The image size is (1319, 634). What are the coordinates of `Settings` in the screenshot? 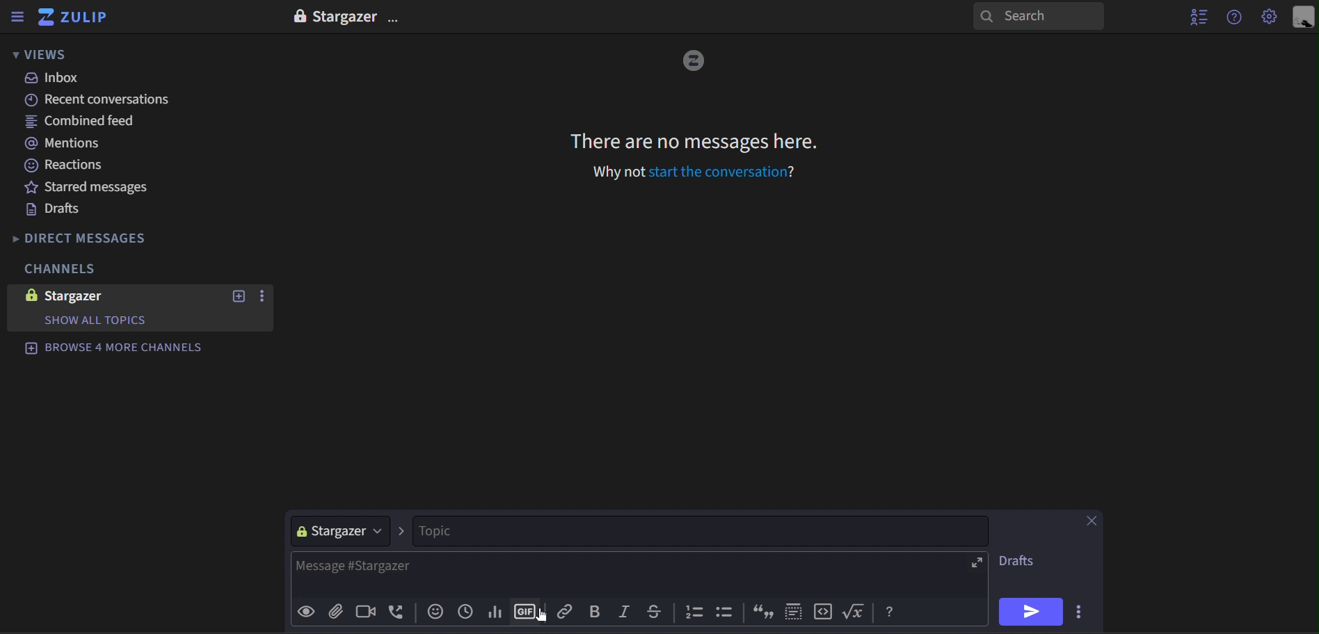 It's located at (1268, 17).